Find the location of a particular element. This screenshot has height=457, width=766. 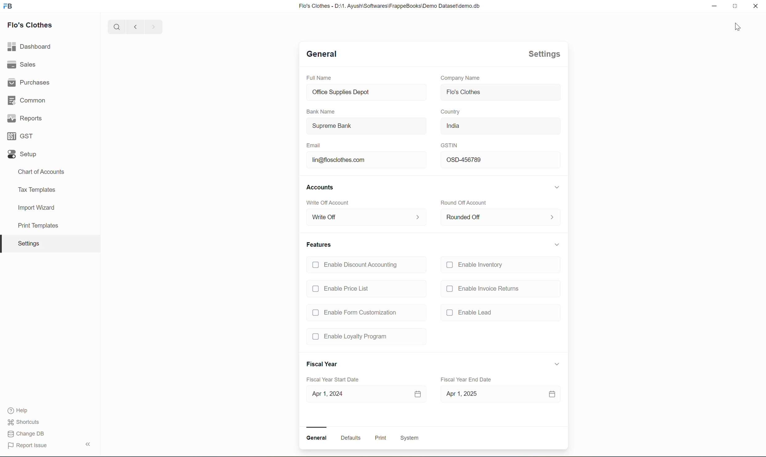

Change DB is located at coordinates (26, 434).